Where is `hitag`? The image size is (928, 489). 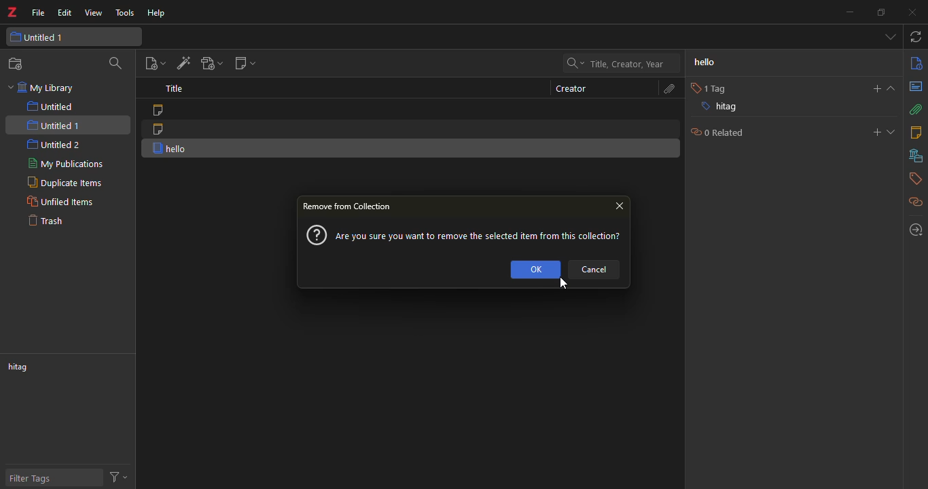
hitag is located at coordinates (22, 368).